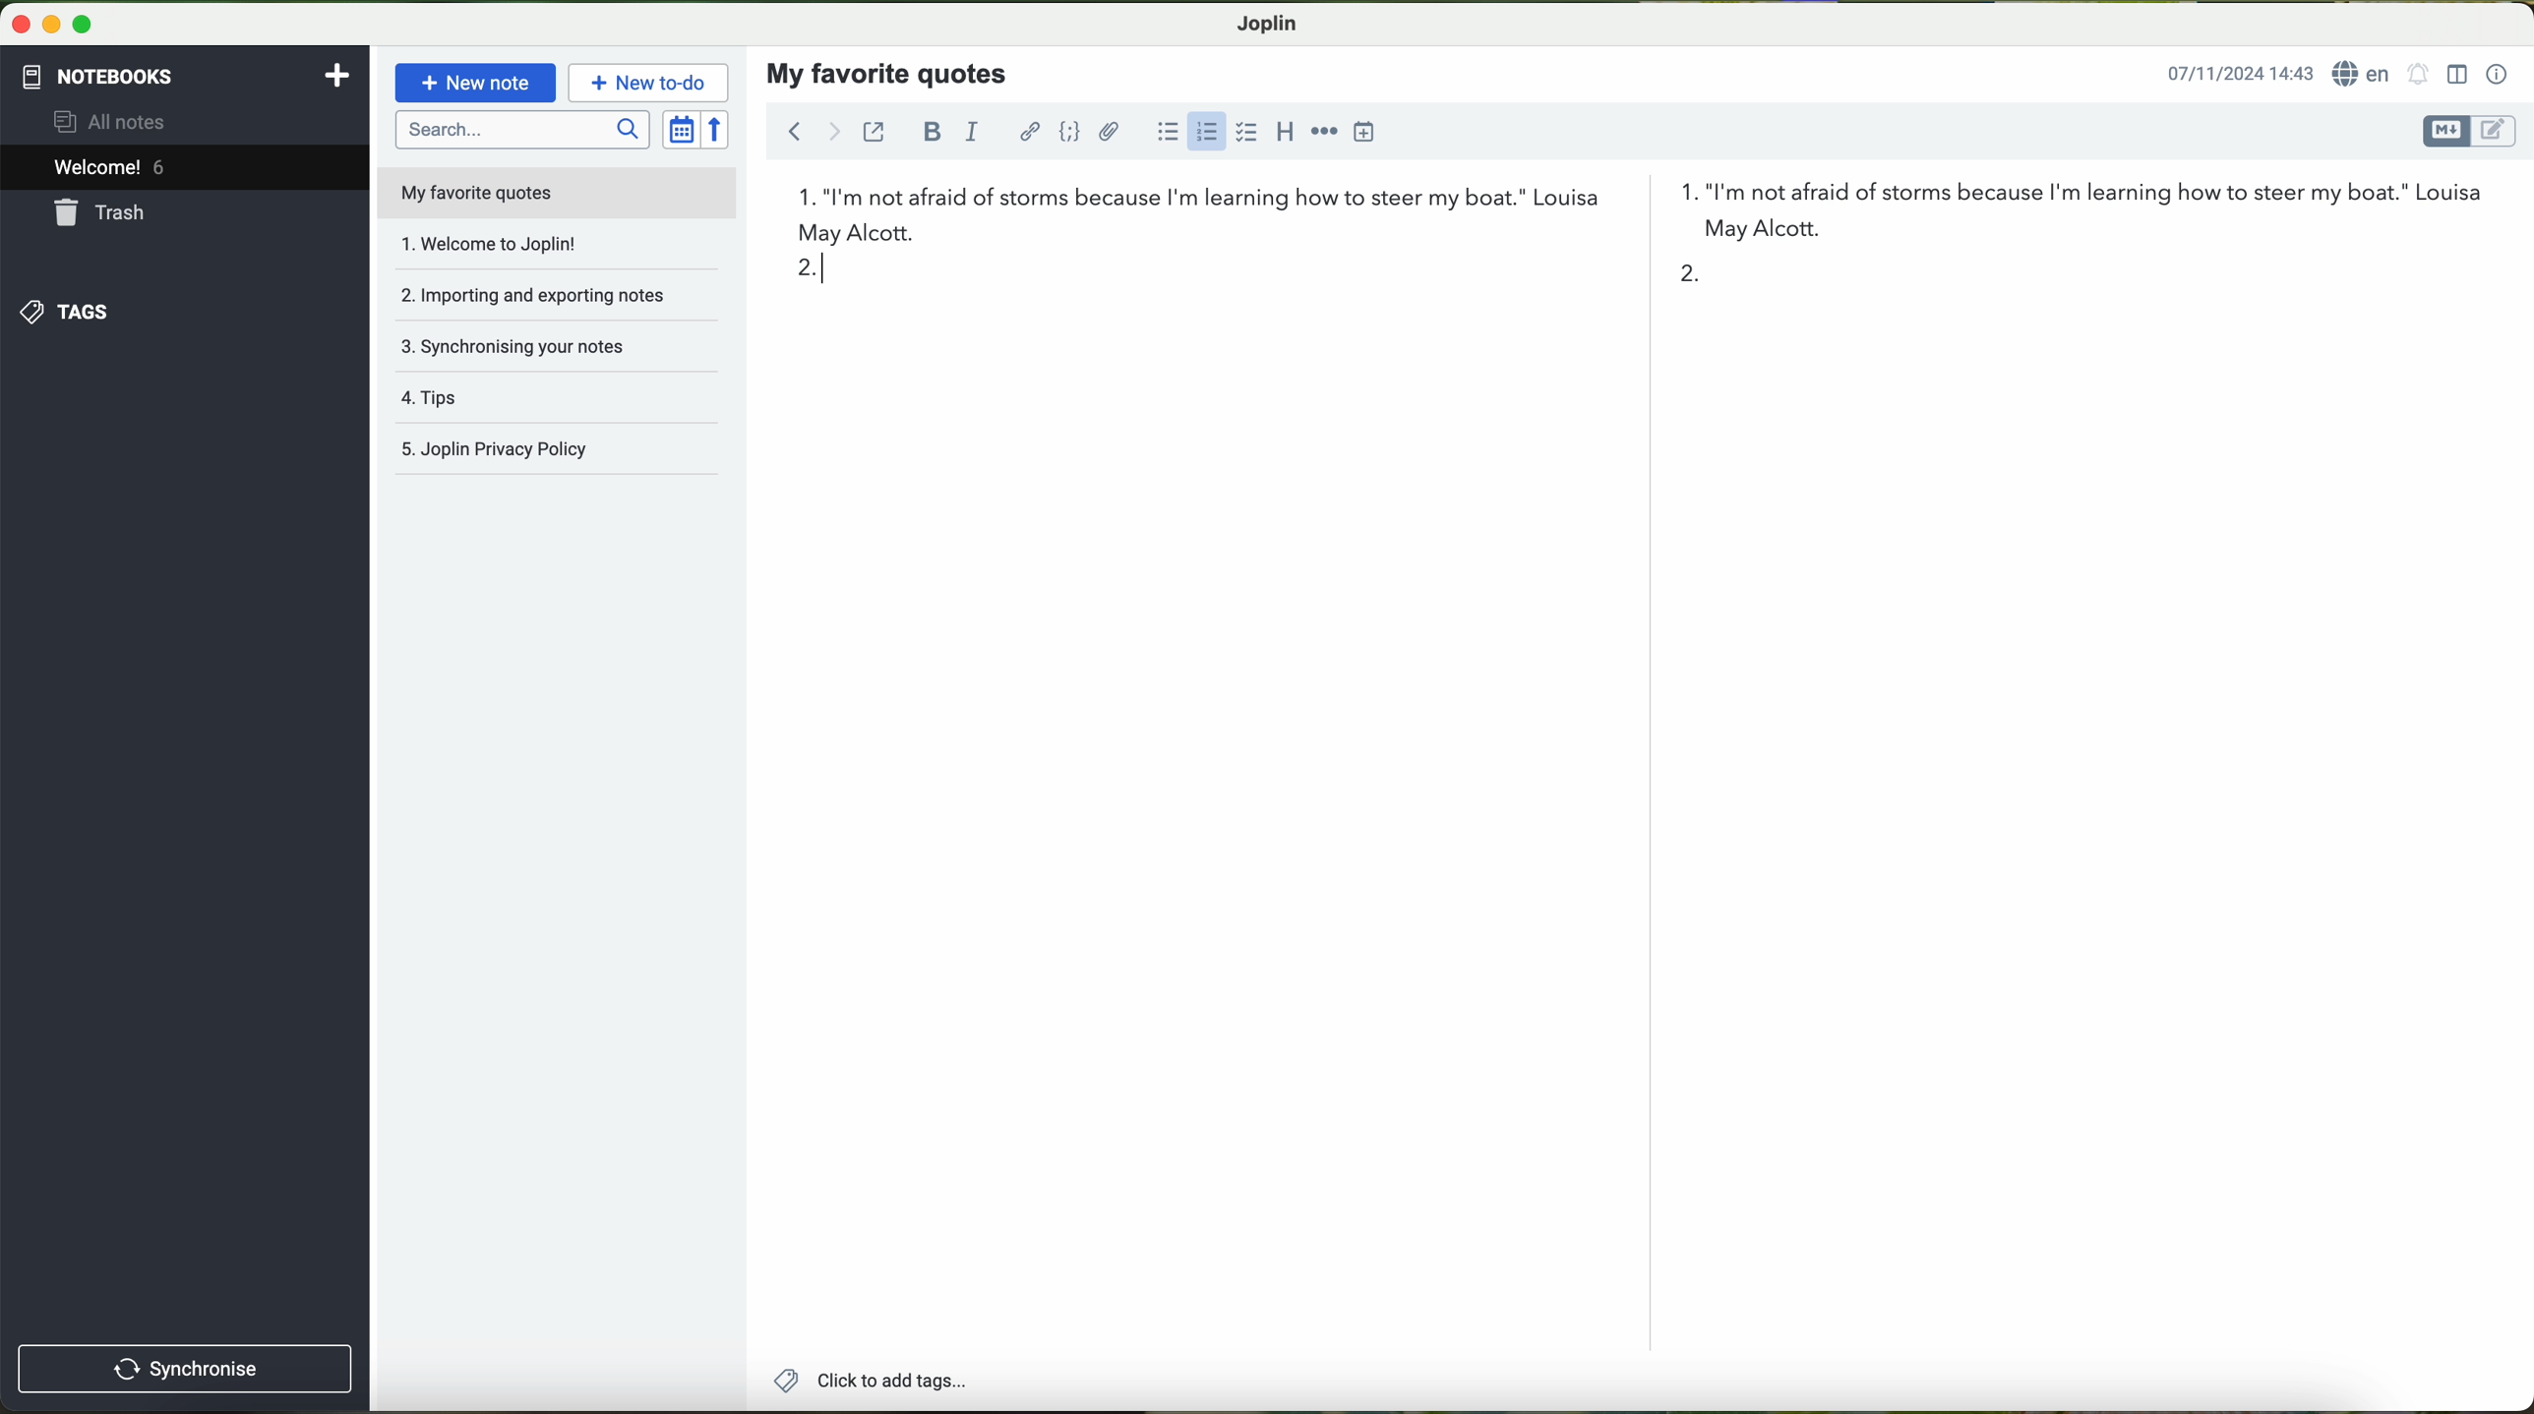 This screenshot has height=1414, width=2534. I want to click on my favorite quotes, so click(888, 72).